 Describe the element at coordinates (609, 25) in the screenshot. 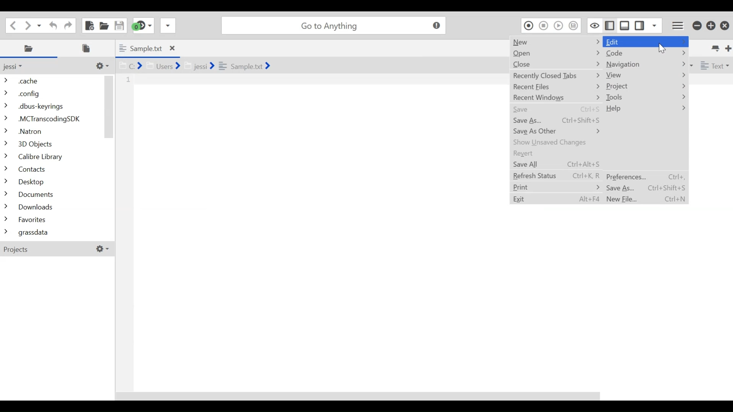

I see `Show/Hide Right pane` at that location.